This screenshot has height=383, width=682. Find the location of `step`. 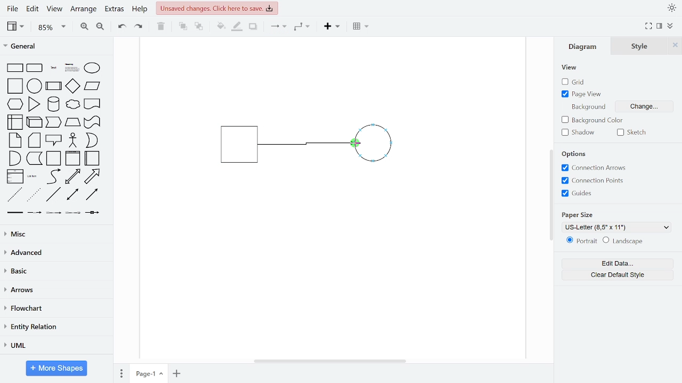

step is located at coordinates (53, 122).